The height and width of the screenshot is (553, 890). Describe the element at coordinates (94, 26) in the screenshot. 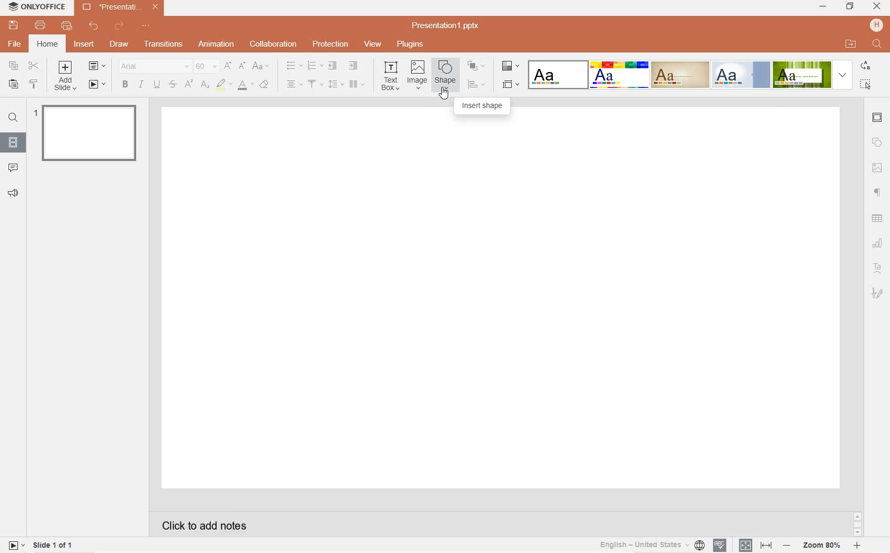

I see `undo` at that location.